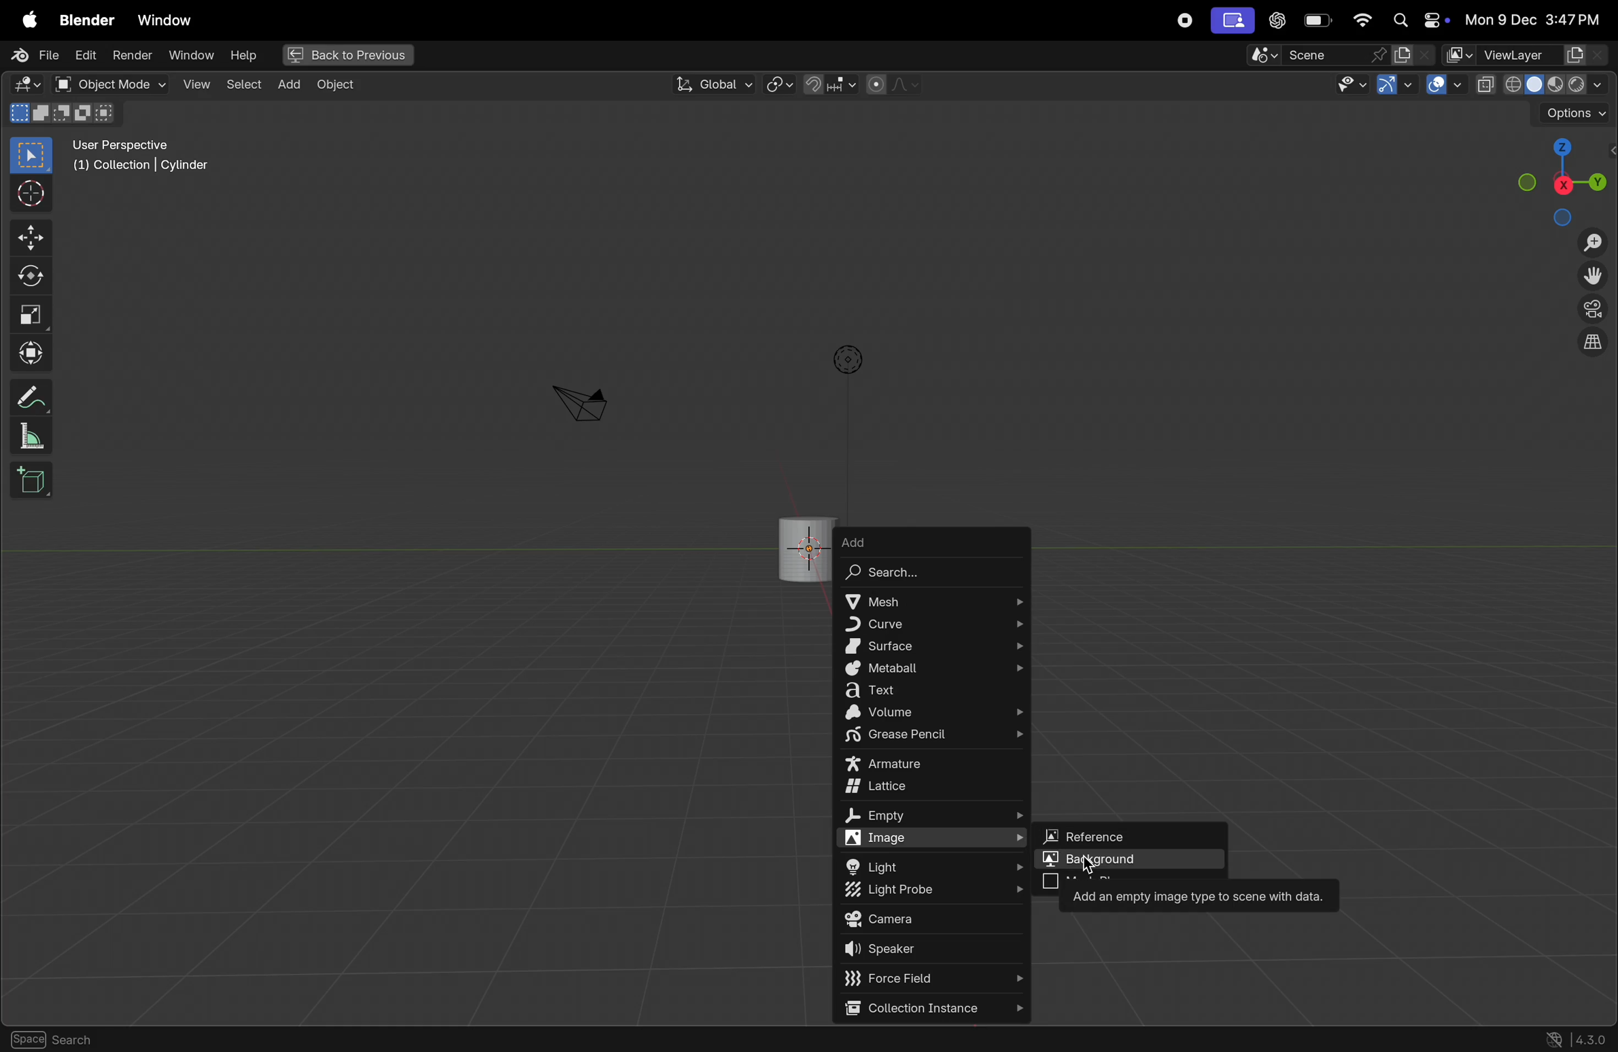  What do you see at coordinates (1317, 54) in the screenshot?
I see `score` at bounding box center [1317, 54].